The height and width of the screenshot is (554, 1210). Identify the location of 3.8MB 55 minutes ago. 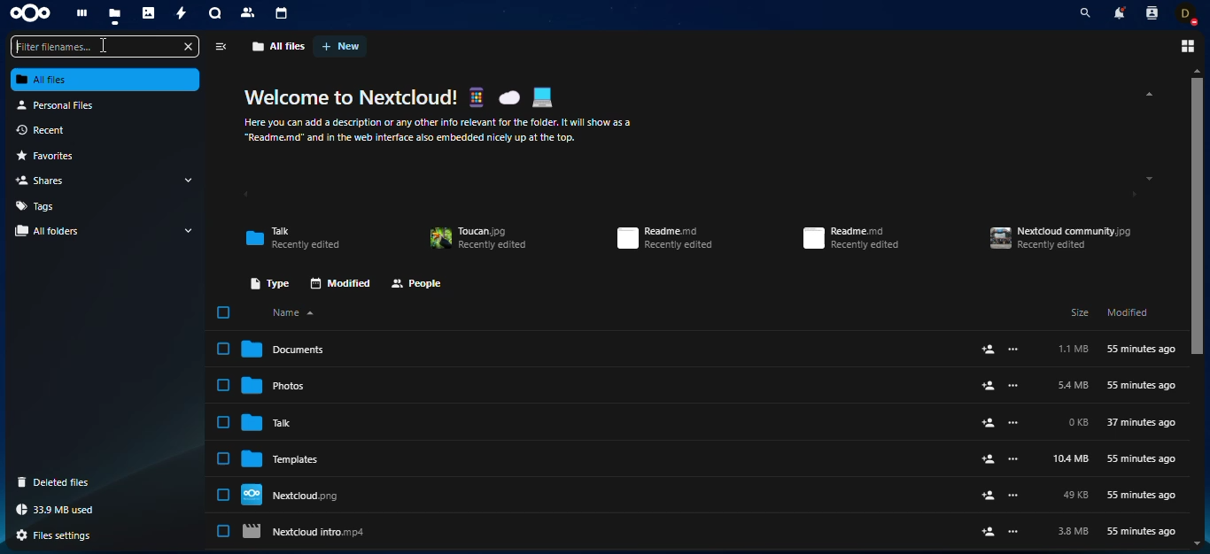
(1118, 532).